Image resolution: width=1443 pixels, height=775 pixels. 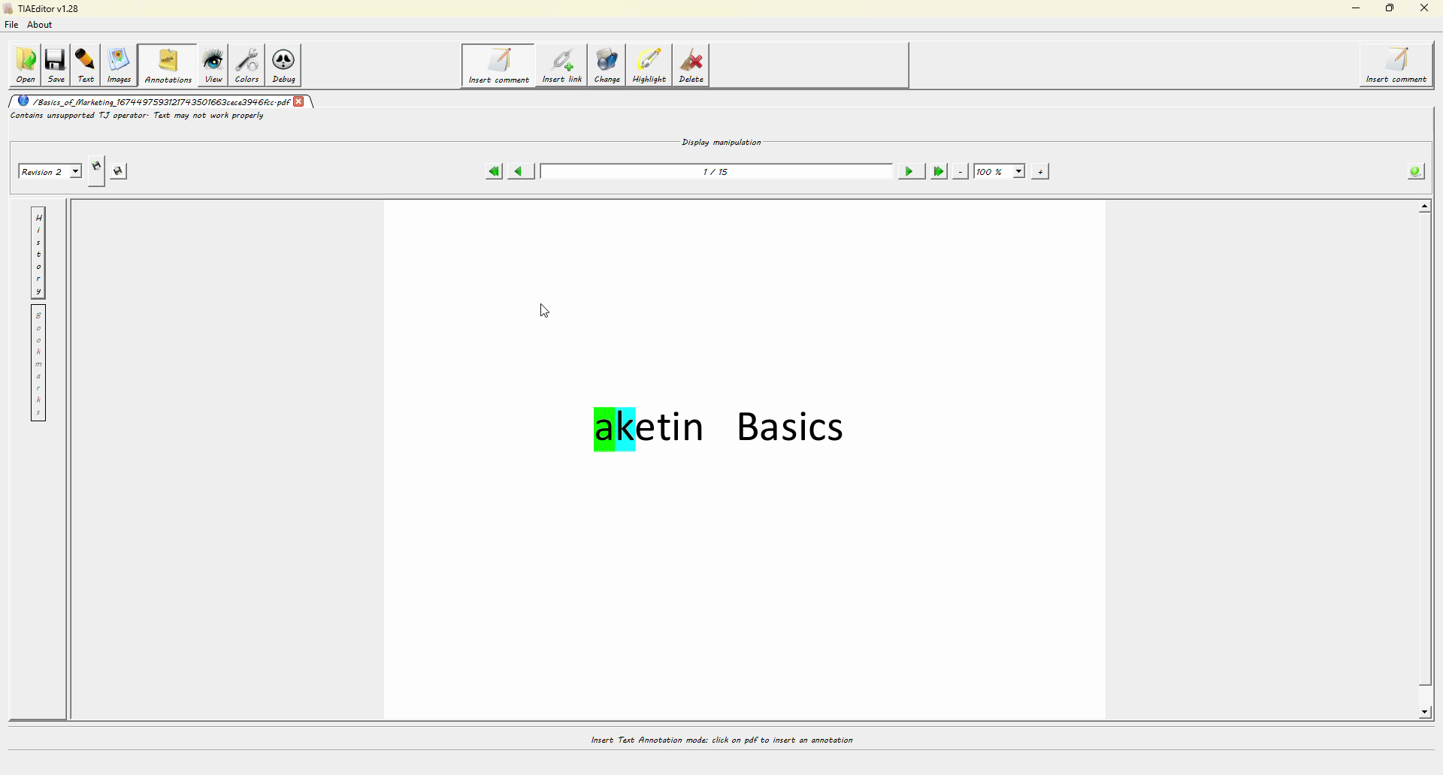 What do you see at coordinates (493, 171) in the screenshot?
I see `first page` at bounding box center [493, 171].